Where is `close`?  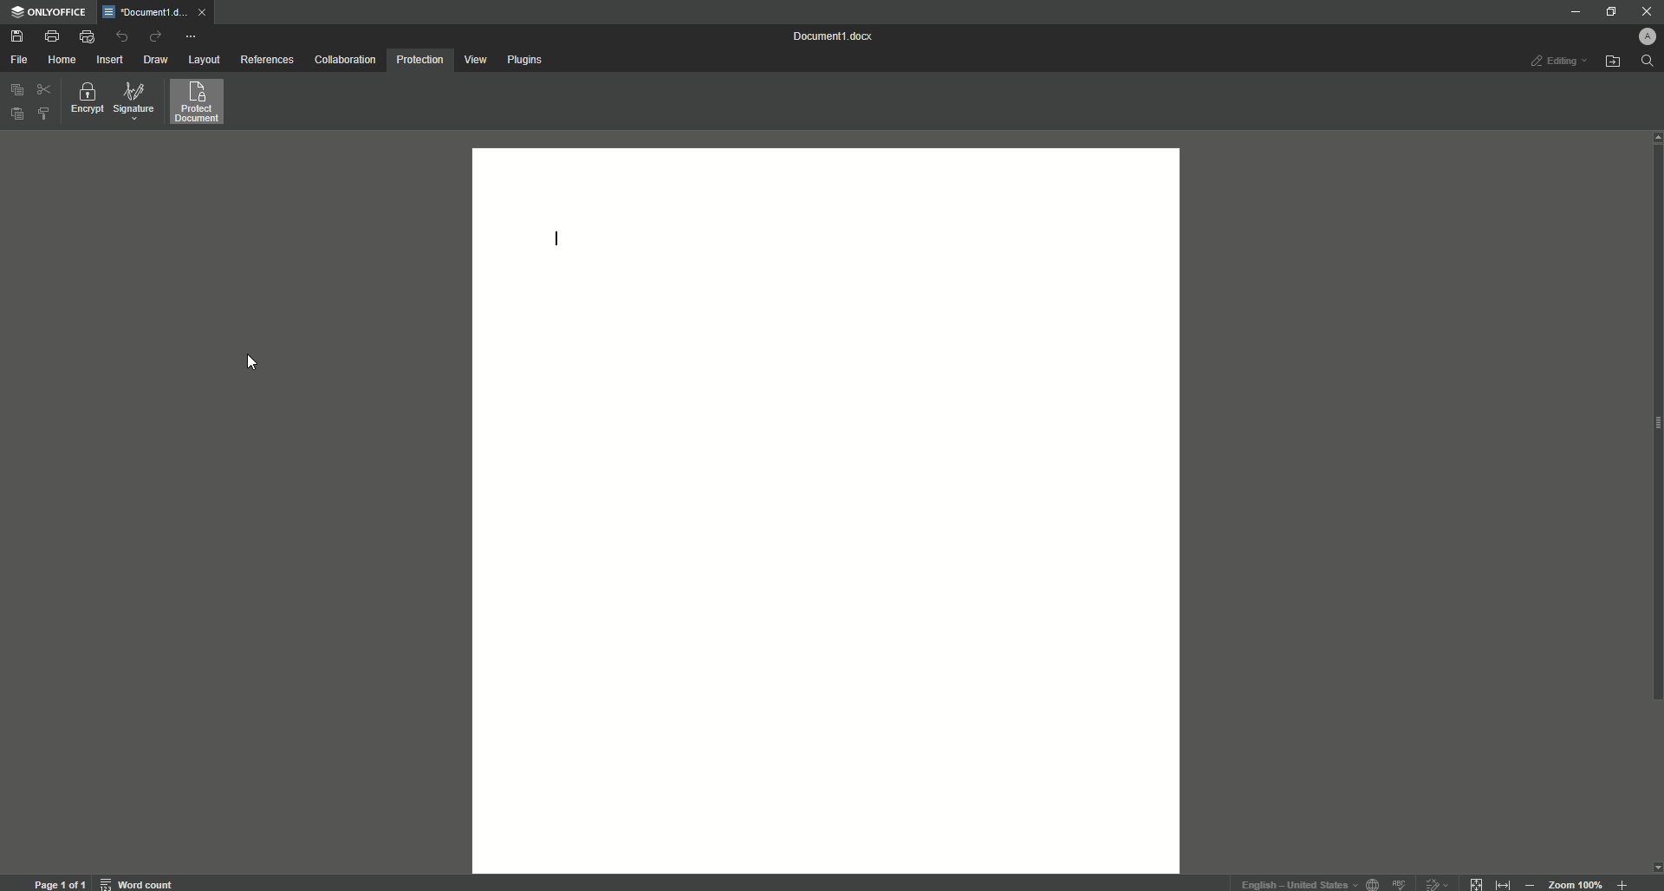 close is located at coordinates (200, 11).